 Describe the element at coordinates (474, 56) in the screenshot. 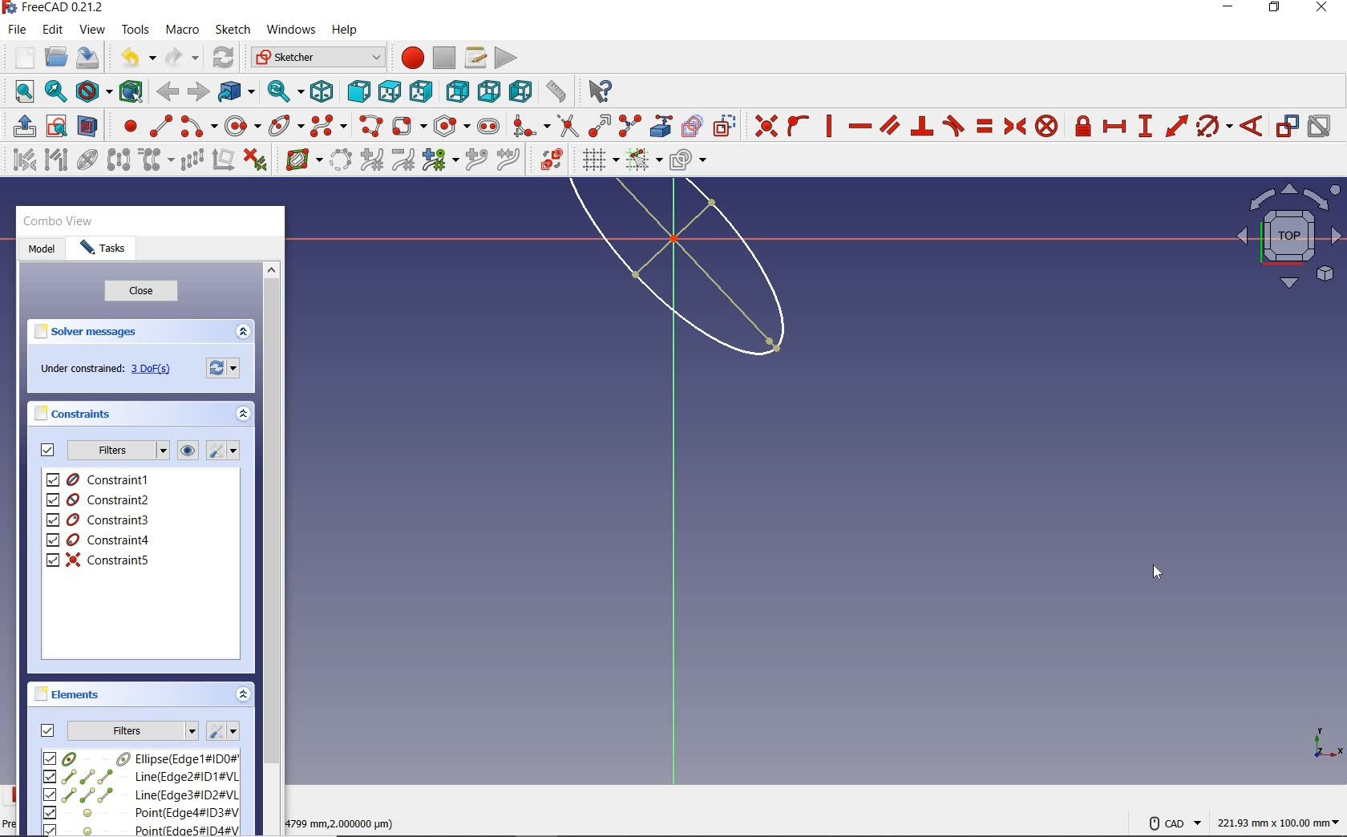

I see `macros` at that location.